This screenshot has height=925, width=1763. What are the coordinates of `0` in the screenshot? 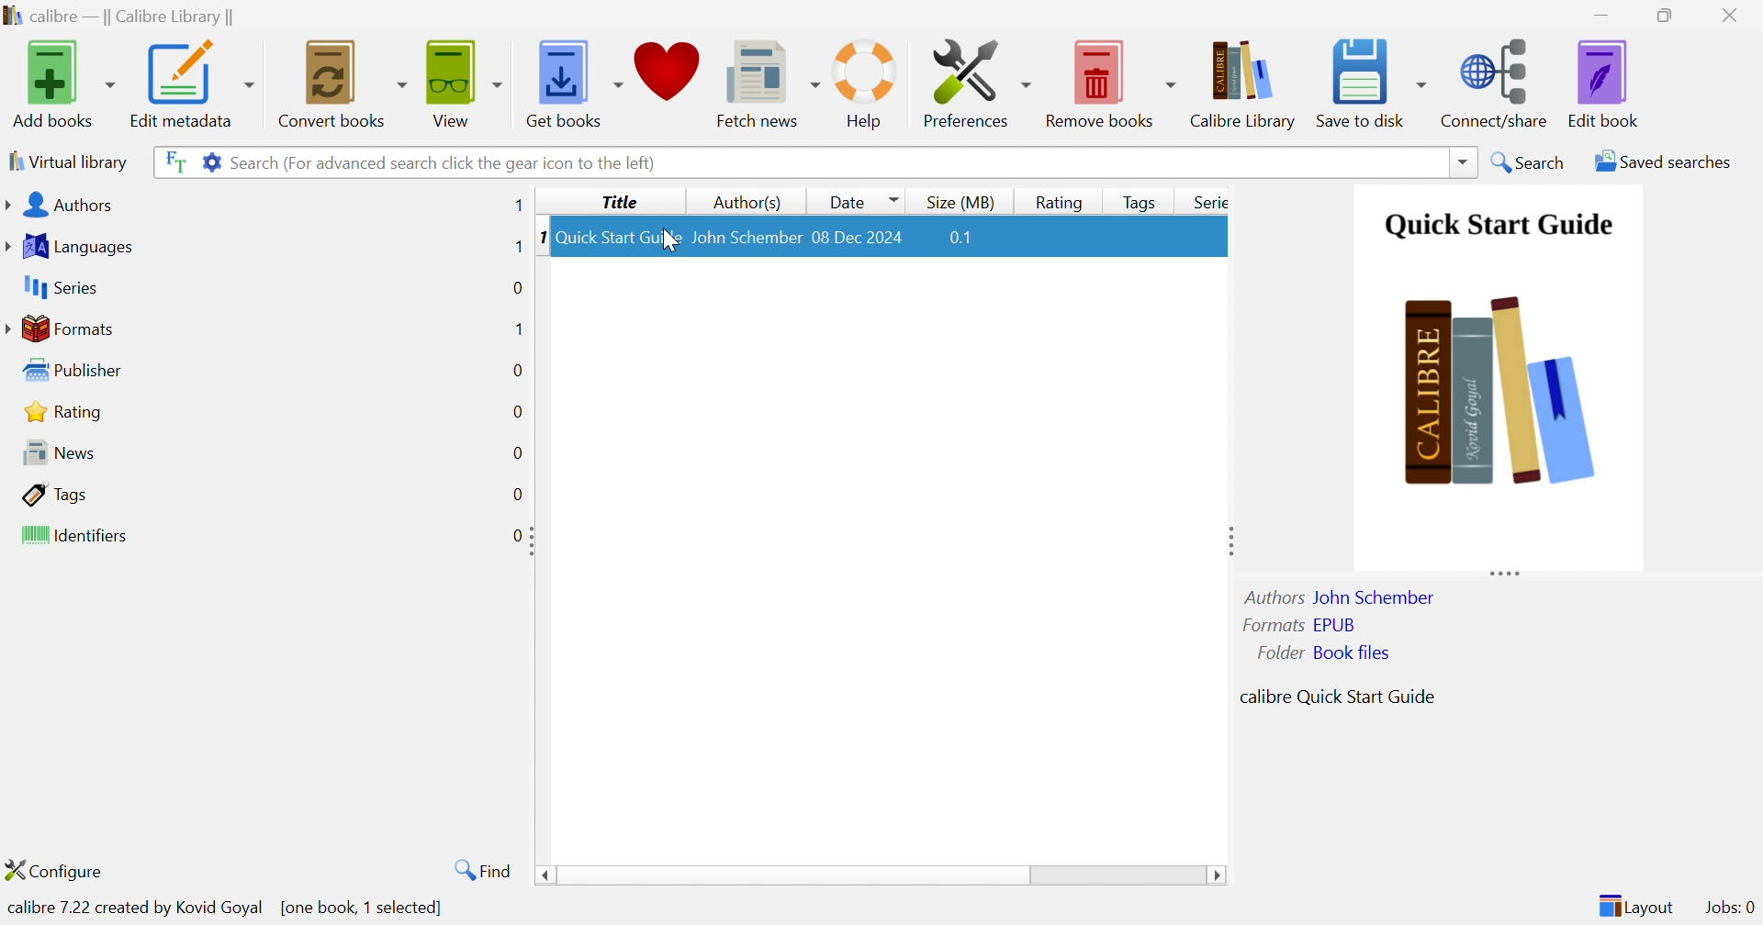 It's located at (517, 412).